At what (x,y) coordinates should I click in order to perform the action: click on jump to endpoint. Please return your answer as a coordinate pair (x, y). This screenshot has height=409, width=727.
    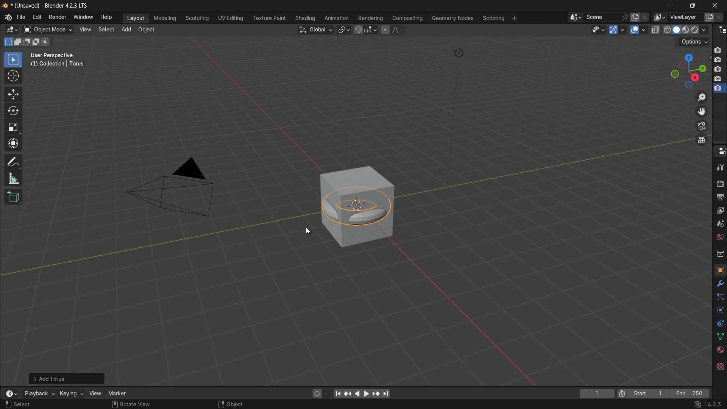
    Looking at the image, I should click on (337, 394).